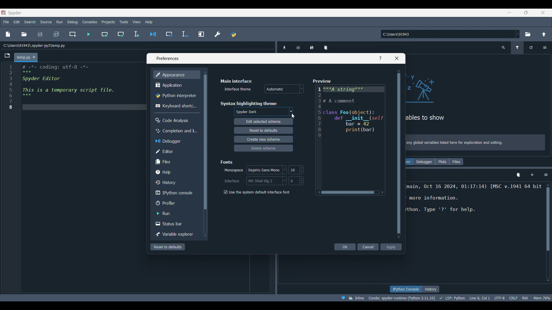  What do you see at coordinates (312, 46) in the screenshot?
I see `Save data as` at bounding box center [312, 46].